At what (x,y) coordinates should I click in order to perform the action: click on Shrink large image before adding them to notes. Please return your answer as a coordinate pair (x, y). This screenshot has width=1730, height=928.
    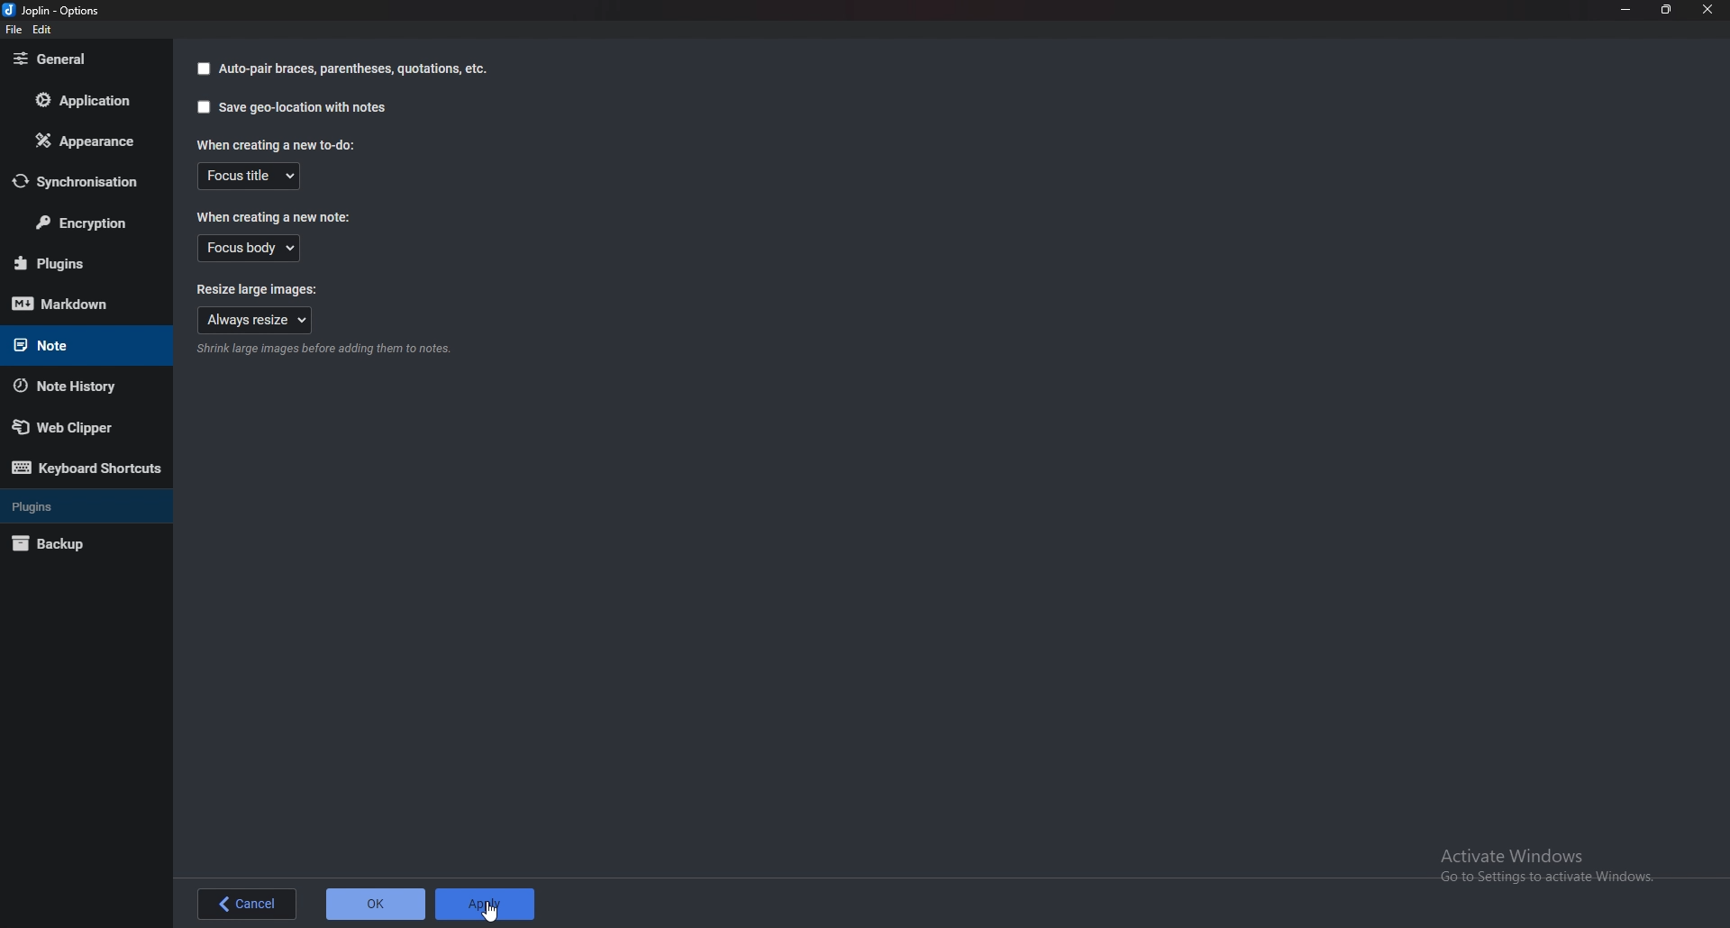
    Looking at the image, I should click on (323, 350).